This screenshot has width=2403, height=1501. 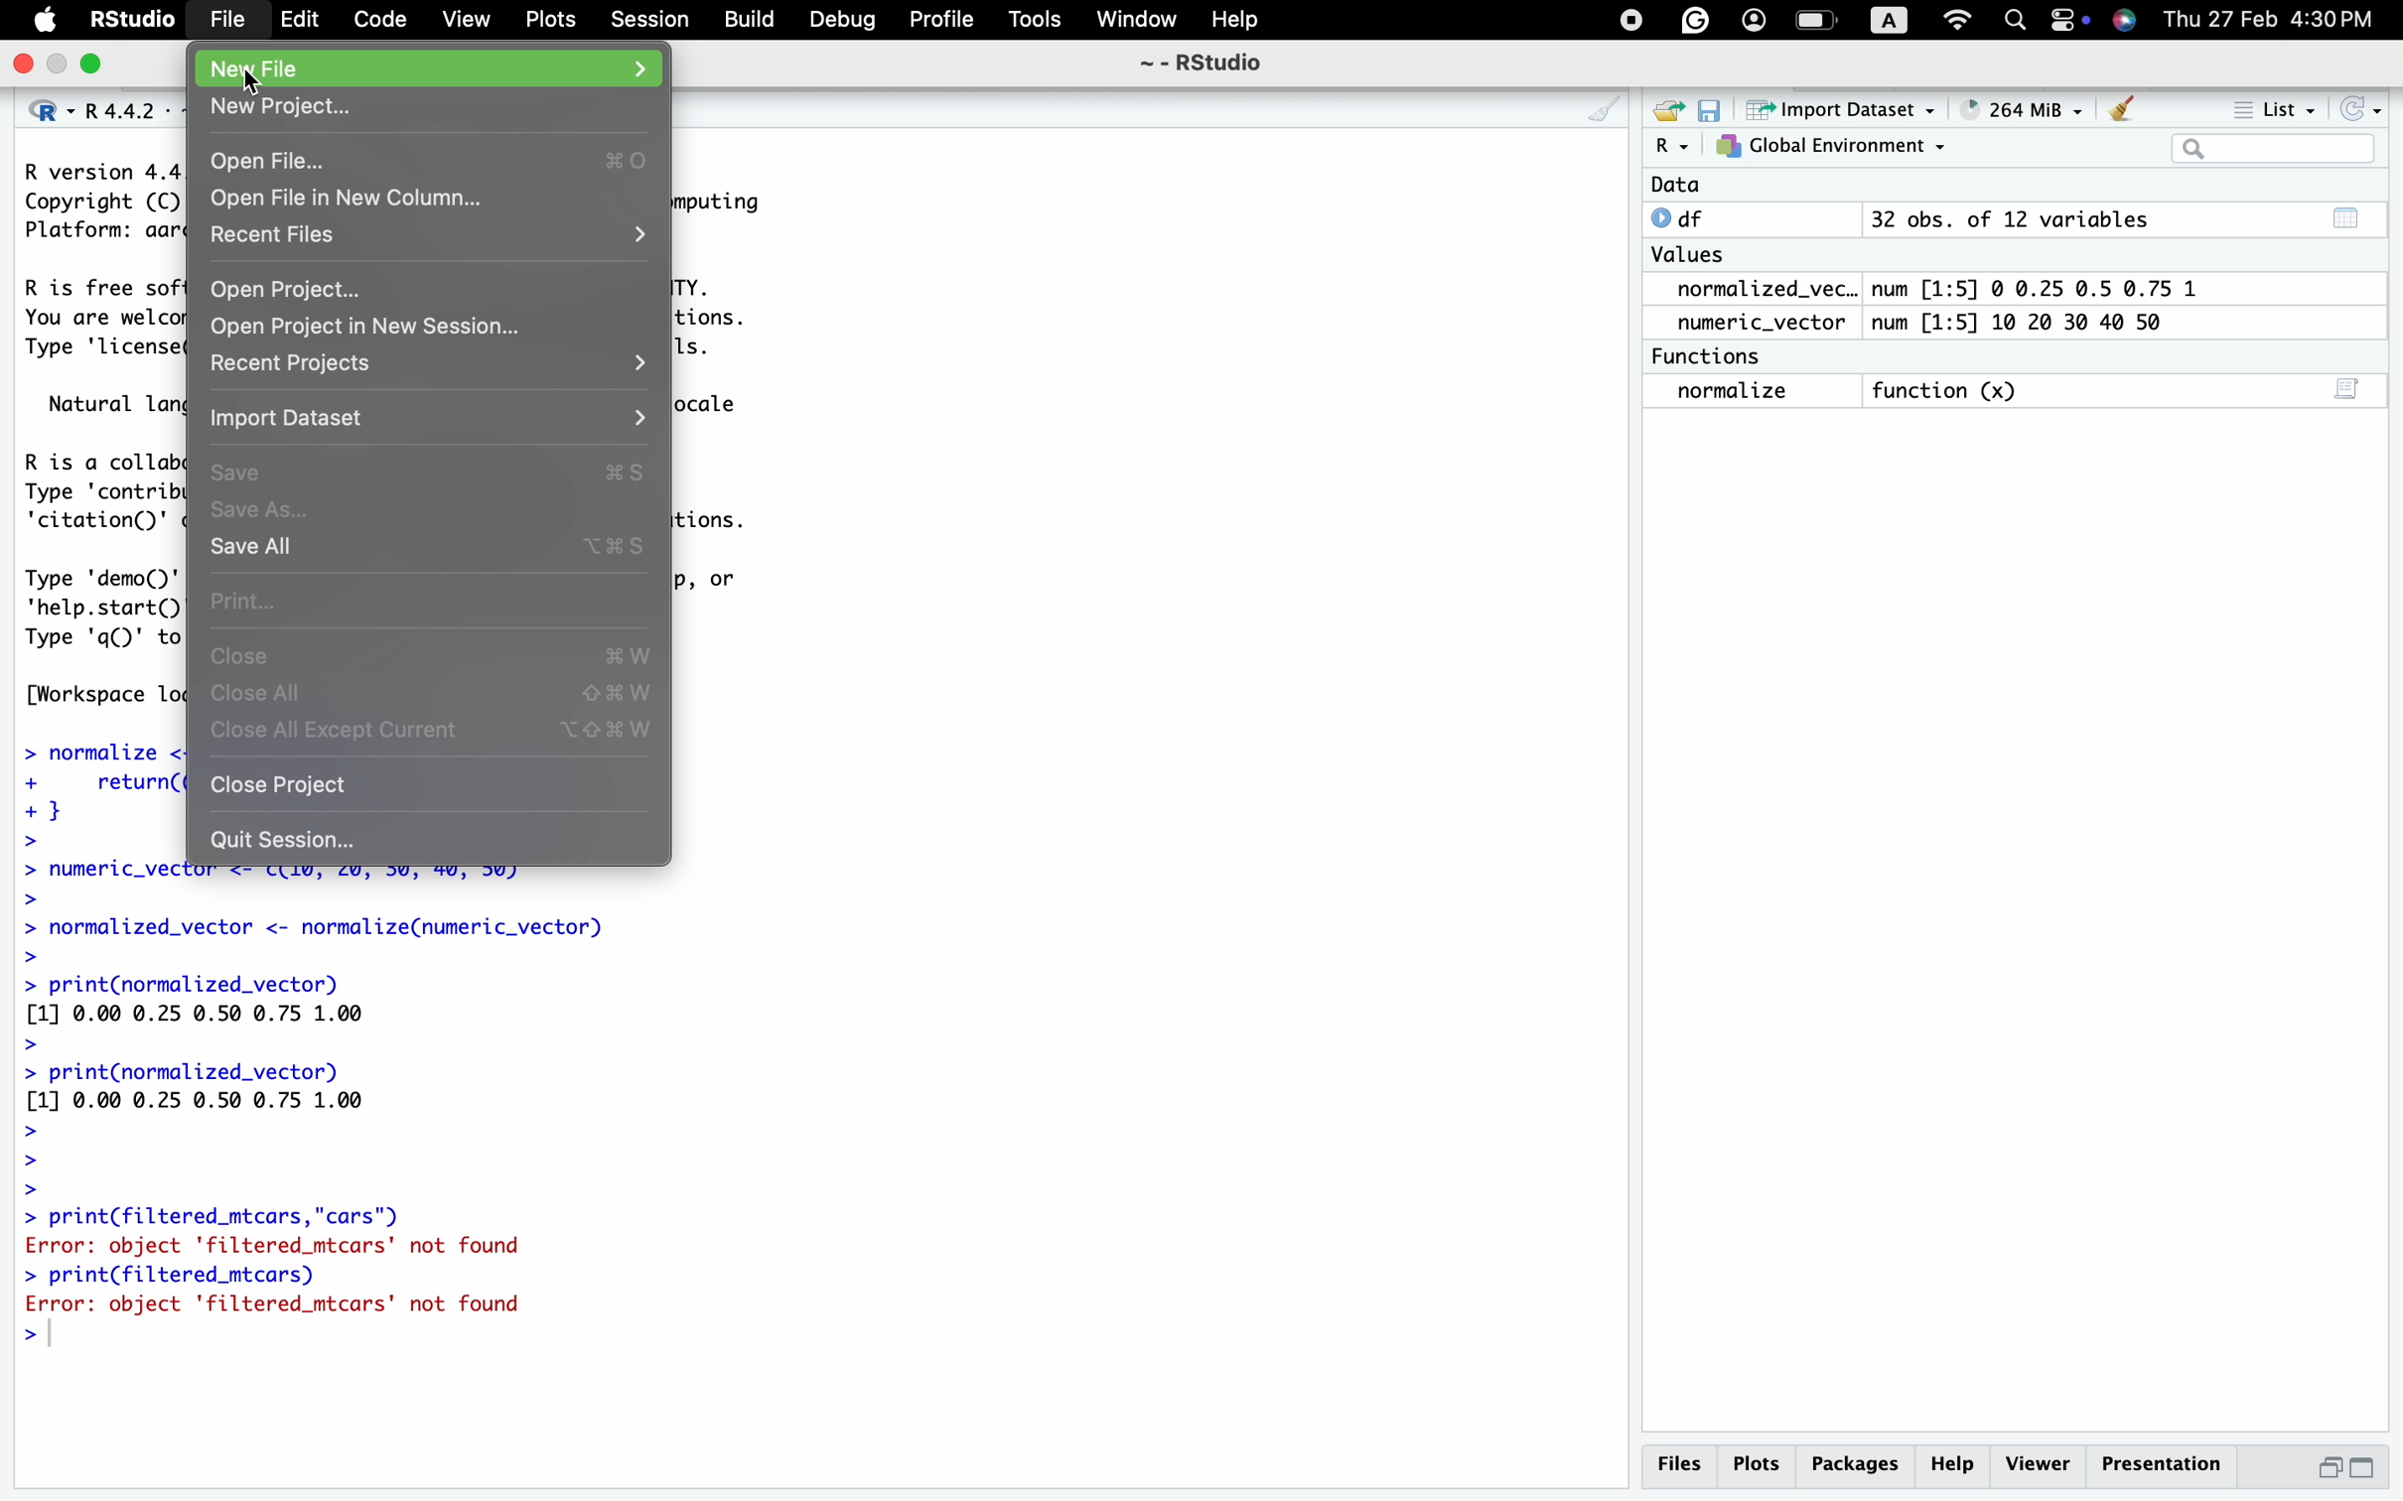 What do you see at coordinates (99, 65) in the screenshot?
I see `maximize` at bounding box center [99, 65].